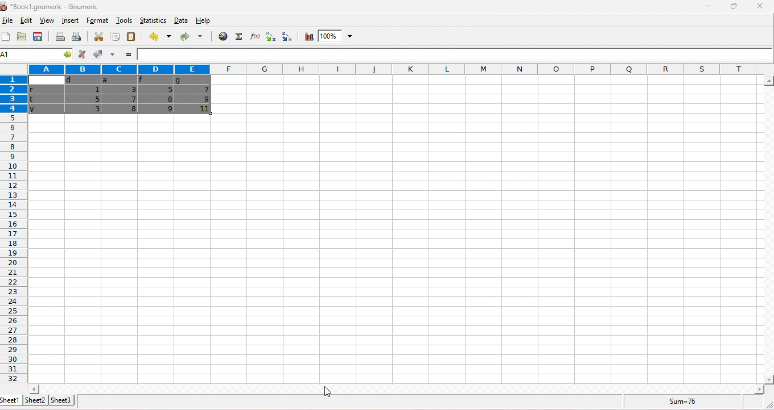 The width and height of the screenshot is (774, 410). What do you see at coordinates (123, 21) in the screenshot?
I see `tools` at bounding box center [123, 21].